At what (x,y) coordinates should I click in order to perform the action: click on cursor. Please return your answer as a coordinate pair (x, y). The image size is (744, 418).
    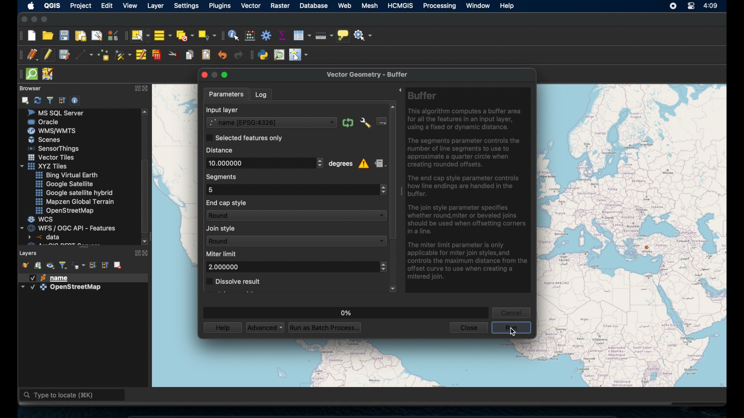
    Looking at the image, I should click on (513, 332).